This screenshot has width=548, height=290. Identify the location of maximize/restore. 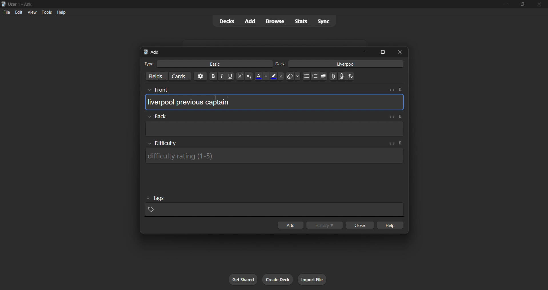
(523, 4).